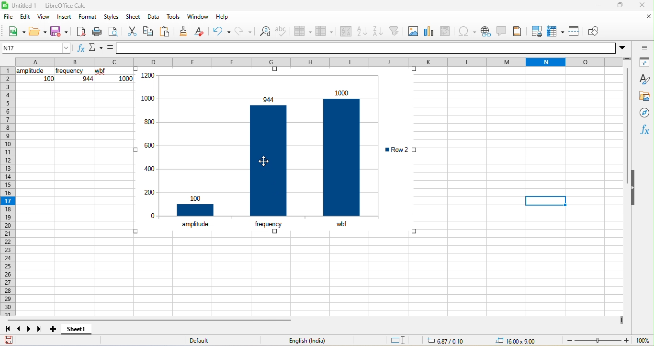 This screenshot has height=346, width=654. I want to click on last sheet, so click(41, 330).